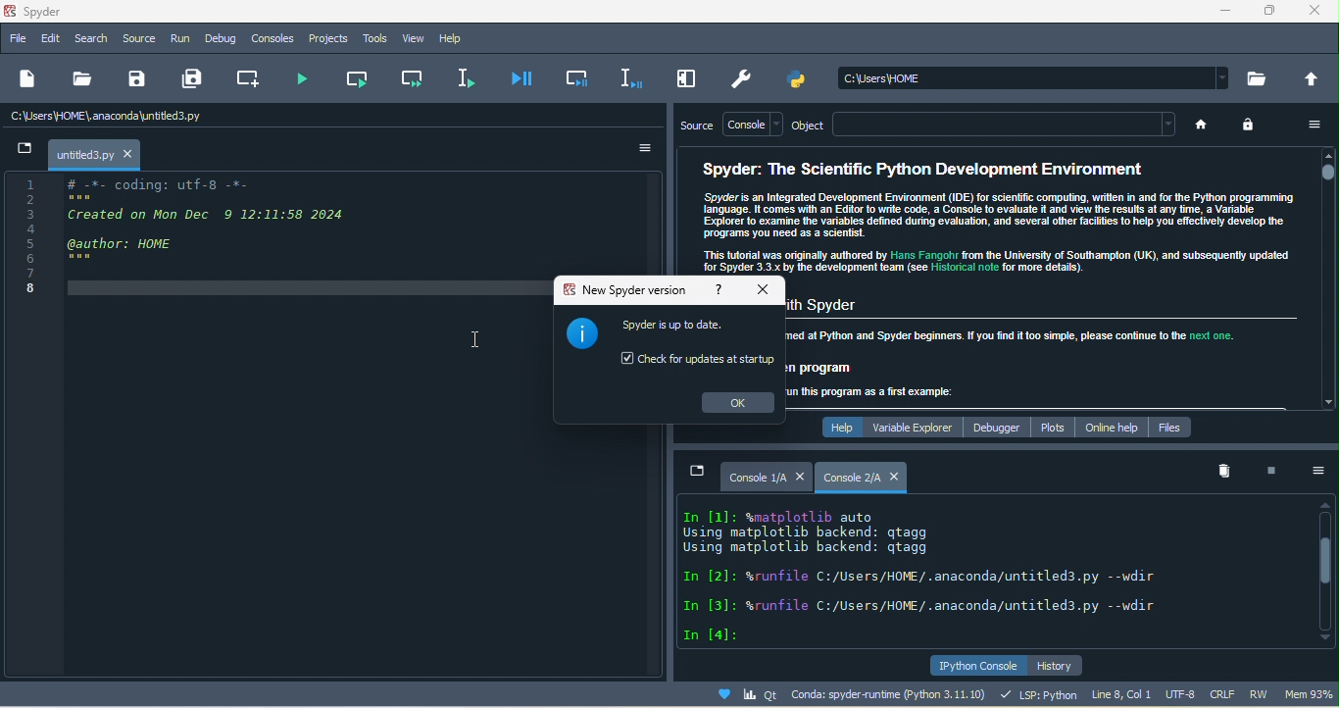 The image size is (1339, 708). Describe the element at coordinates (1327, 571) in the screenshot. I see `vertical scroll bar` at that location.